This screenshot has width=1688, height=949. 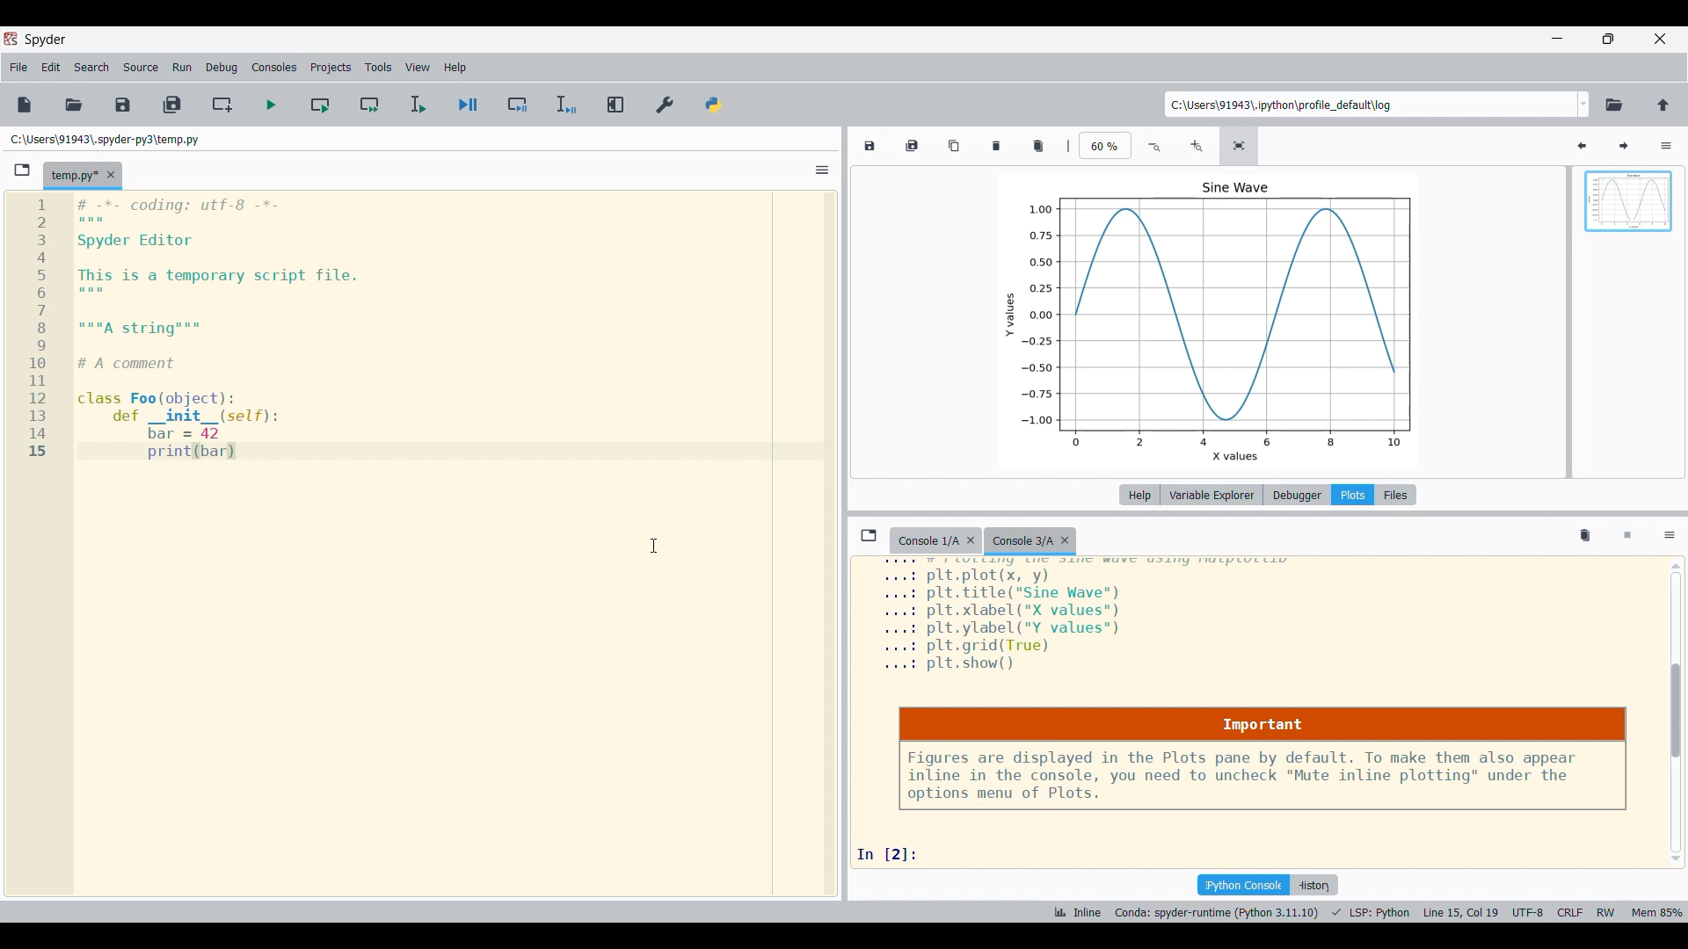 I want to click on Interrupt kernel, so click(x=1628, y=537).